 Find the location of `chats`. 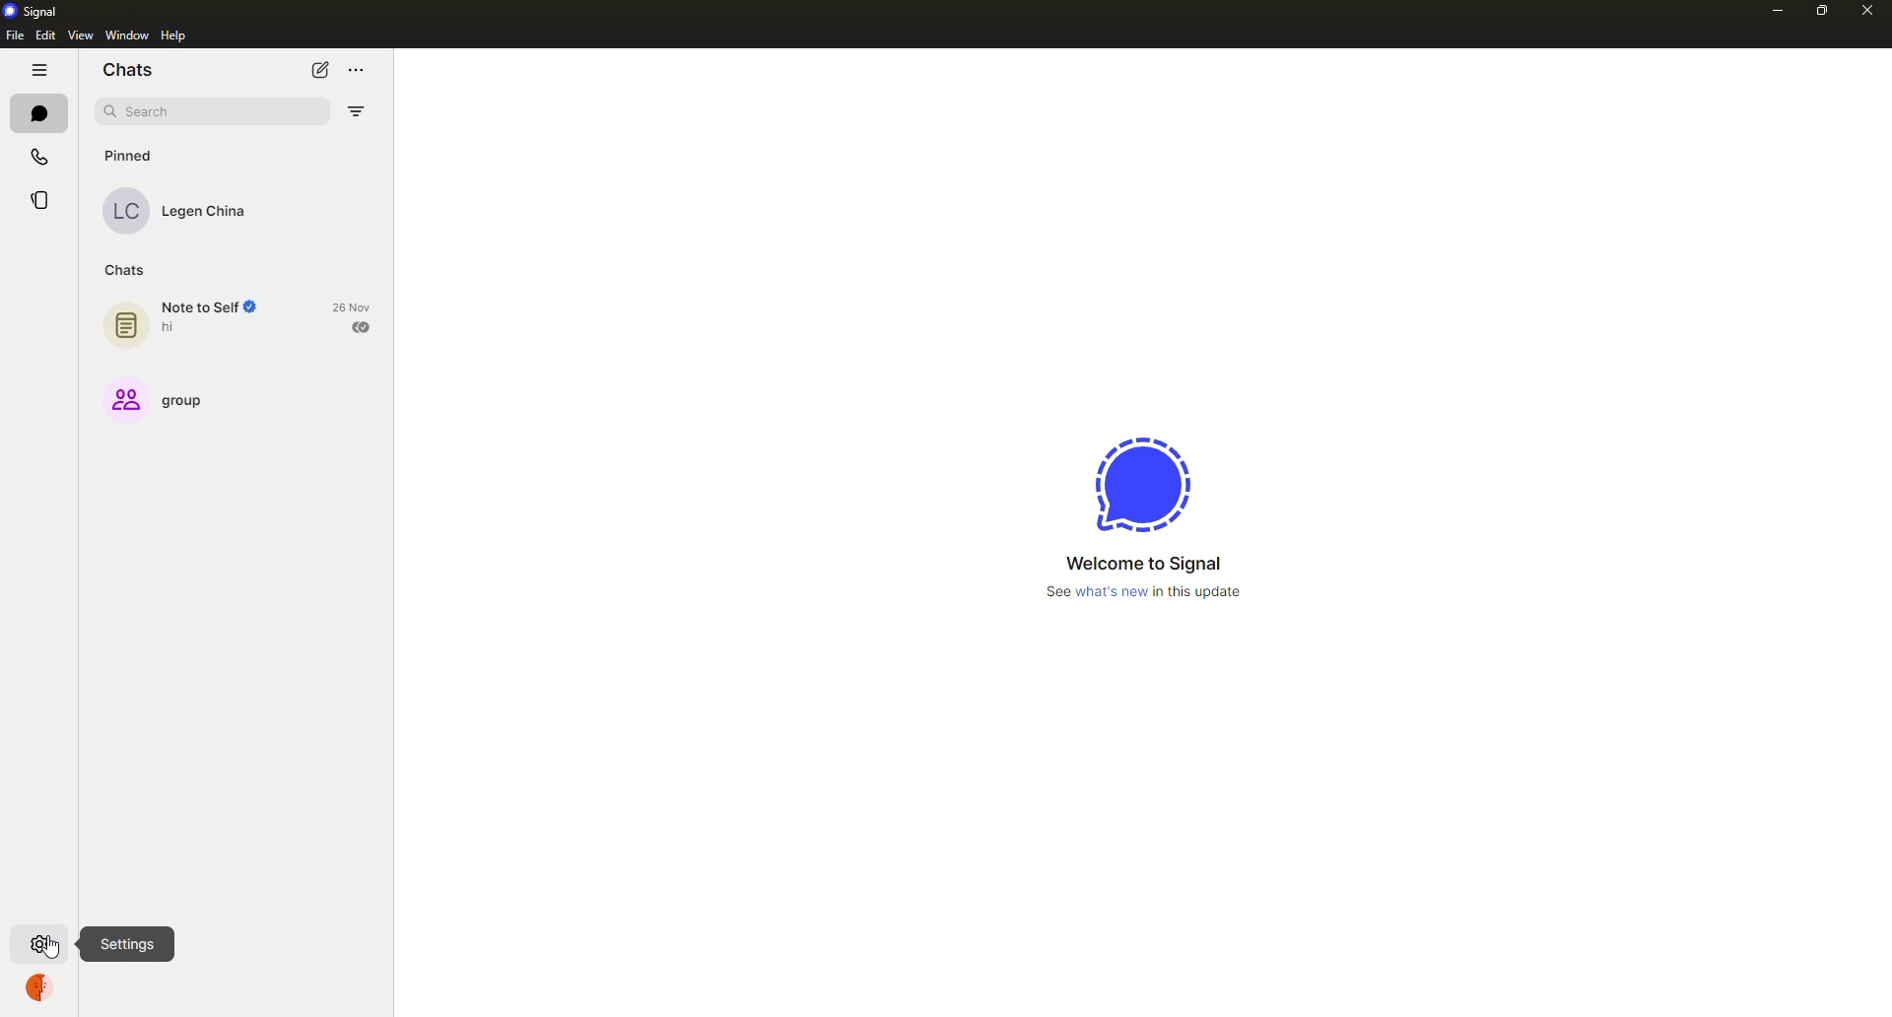

chats is located at coordinates (125, 270).